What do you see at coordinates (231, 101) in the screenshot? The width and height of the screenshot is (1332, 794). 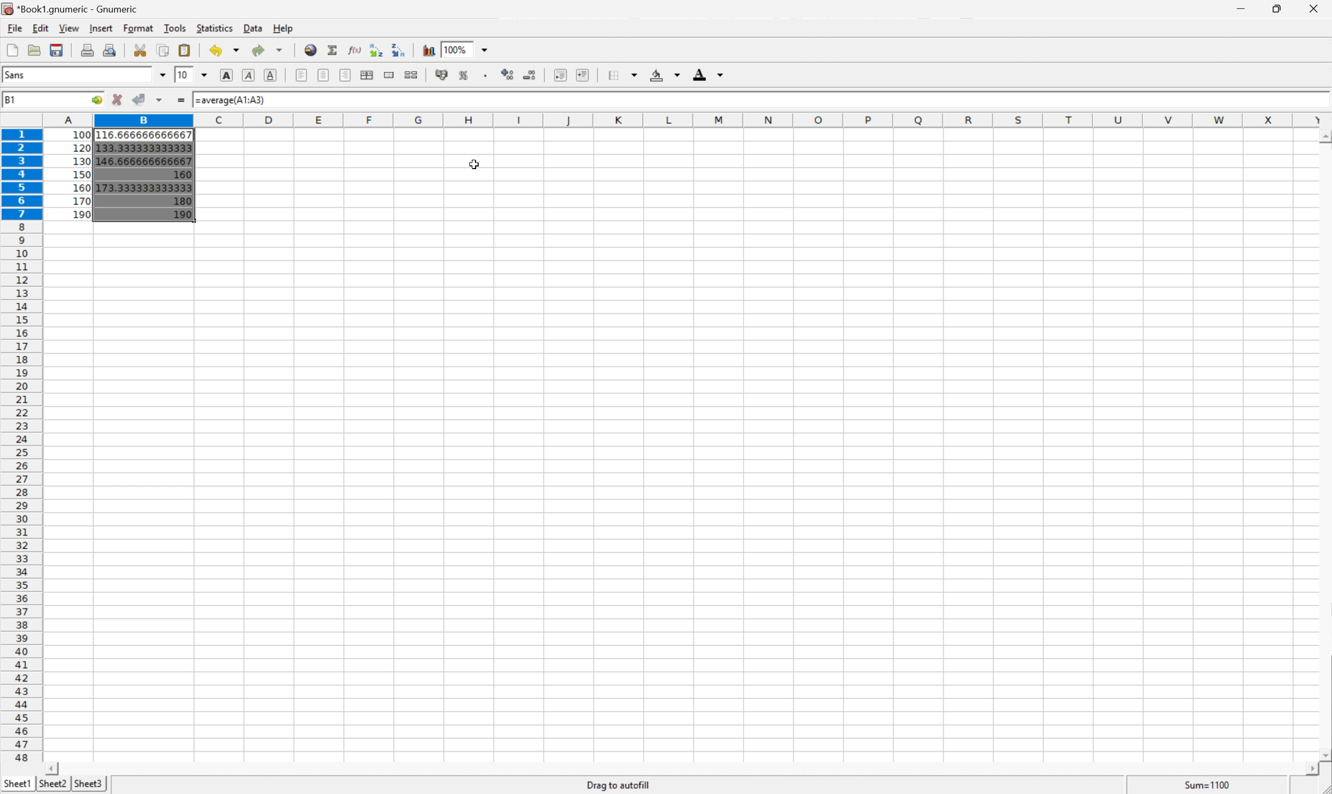 I see `=average(A1:A3)` at bounding box center [231, 101].